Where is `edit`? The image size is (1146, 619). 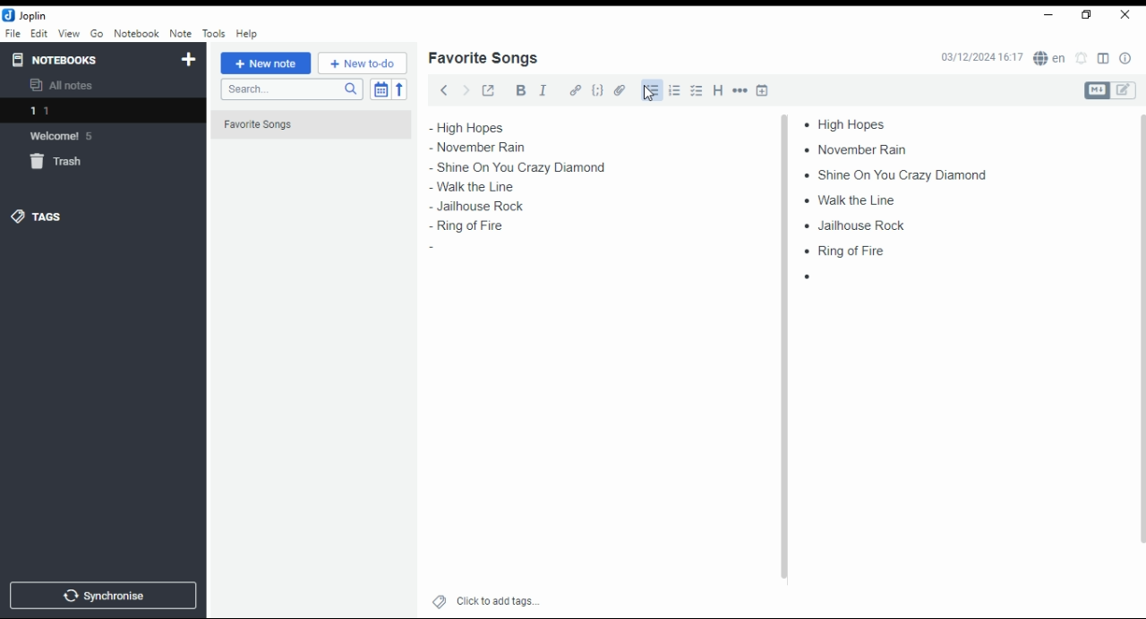
edit is located at coordinates (38, 32).